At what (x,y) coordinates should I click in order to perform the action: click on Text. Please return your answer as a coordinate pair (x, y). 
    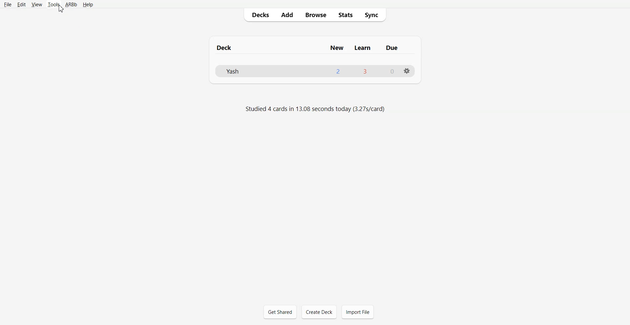
    Looking at the image, I should click on (315, 45).